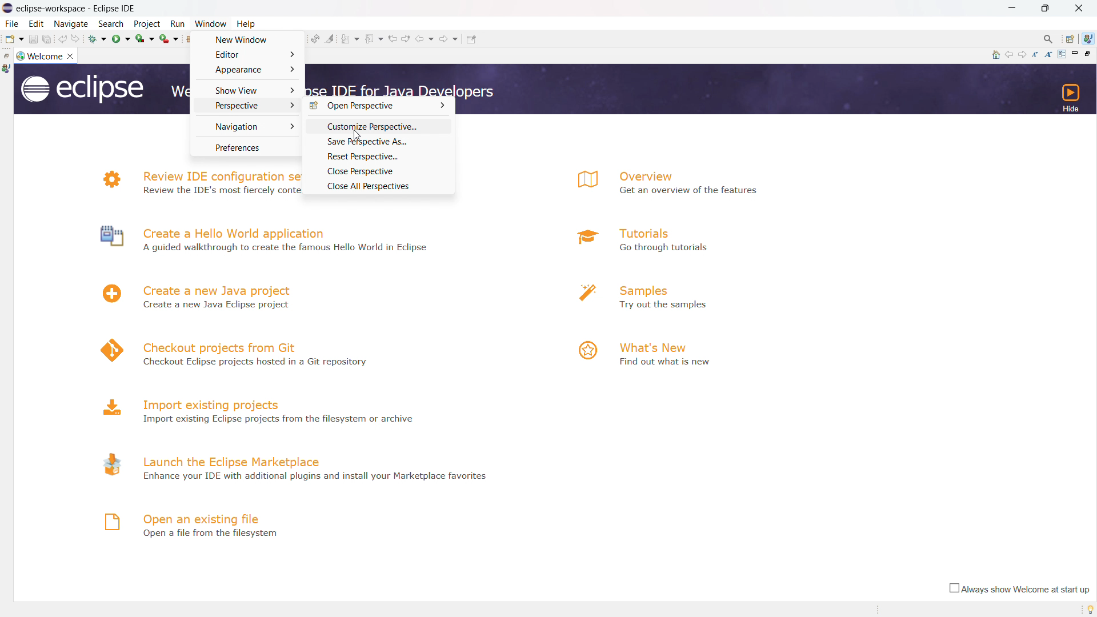  Describe the element at coordinates (63, 39) in the screenshot. I see `undo` at that location.